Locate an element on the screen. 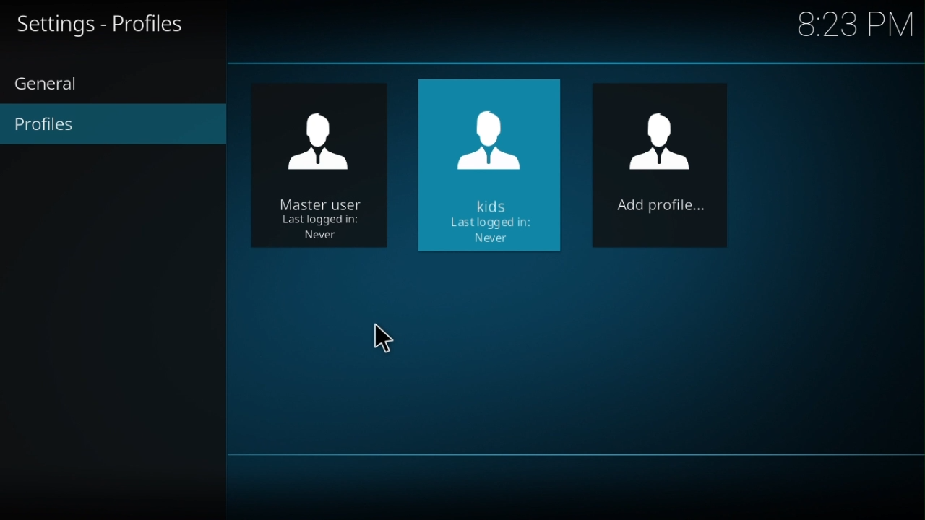 The width and height of the screenshot is (925, 520). cursor is located at coordinates (387, 336).